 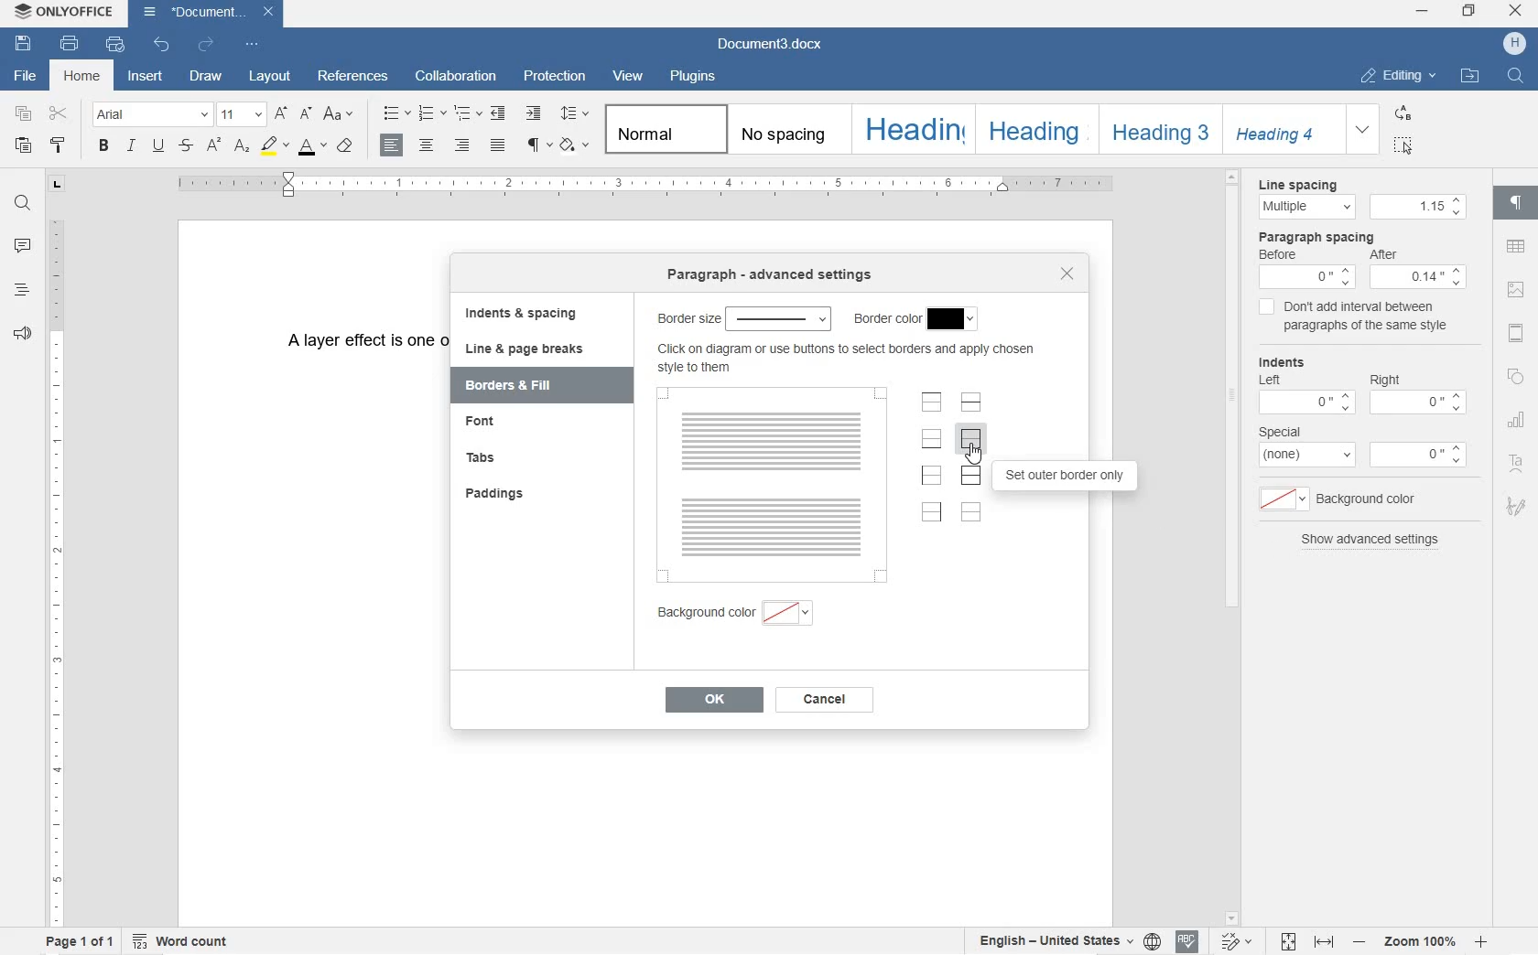 What do you see at coordinates (70, 44) in the screenshot?
I see `PRINT` at bounding box center [70, 44].